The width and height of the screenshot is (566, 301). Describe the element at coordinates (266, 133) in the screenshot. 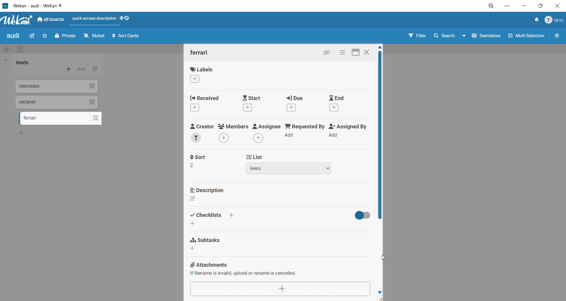

I see `assignee` at that location.